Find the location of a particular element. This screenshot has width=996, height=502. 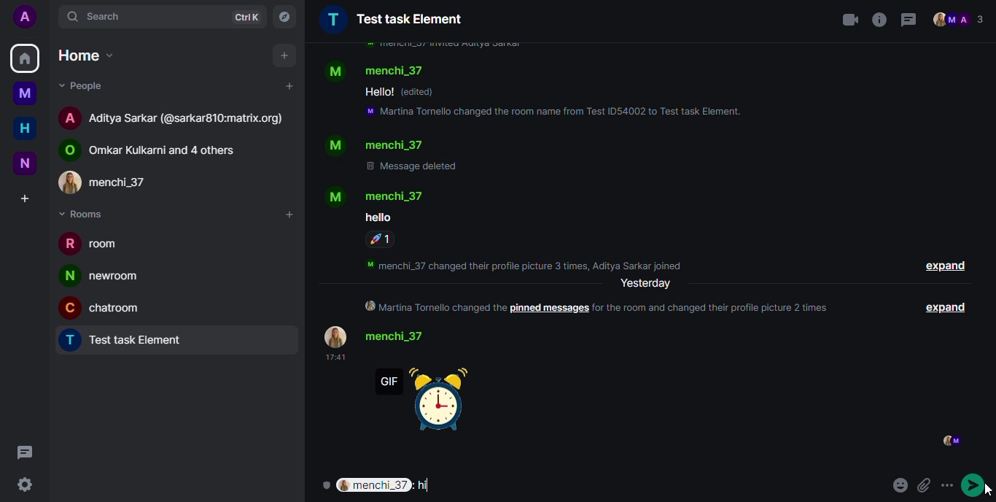

expand is located at coordinates (949, 307).